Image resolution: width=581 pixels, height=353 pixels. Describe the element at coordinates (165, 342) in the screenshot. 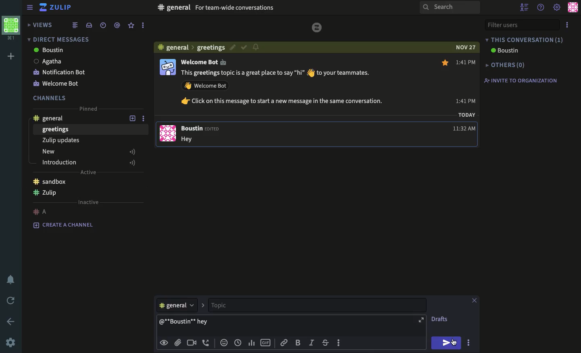

I see `visible` at that location.